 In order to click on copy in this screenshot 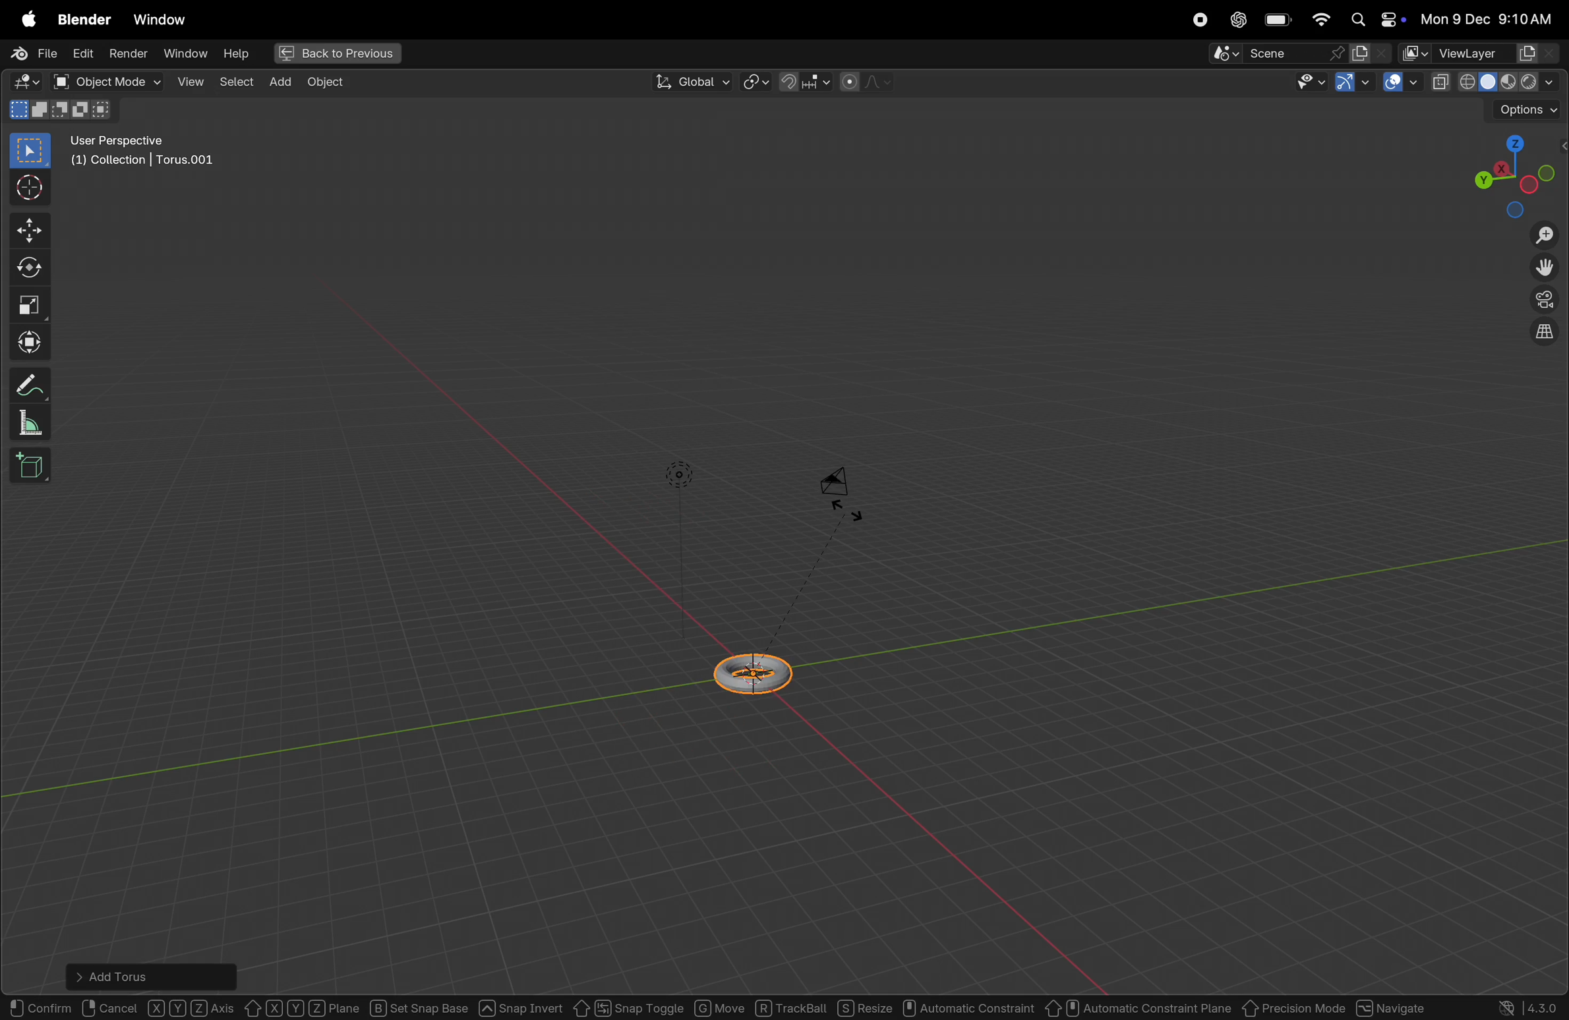, I will do `click(1441, 82)`.